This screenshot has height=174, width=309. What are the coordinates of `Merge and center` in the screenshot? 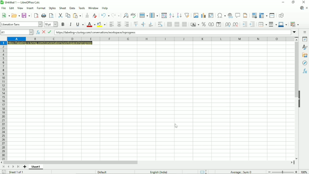 It's located at (169, 24).